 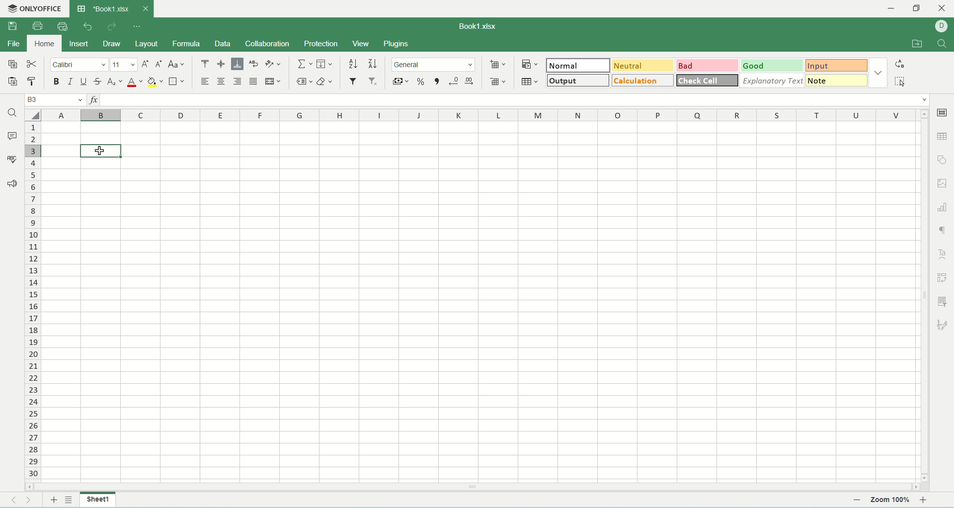 What do you see at coordinates (497, 80) in the screenshot?
I see `delete cells` at bounding box center [497, 80].